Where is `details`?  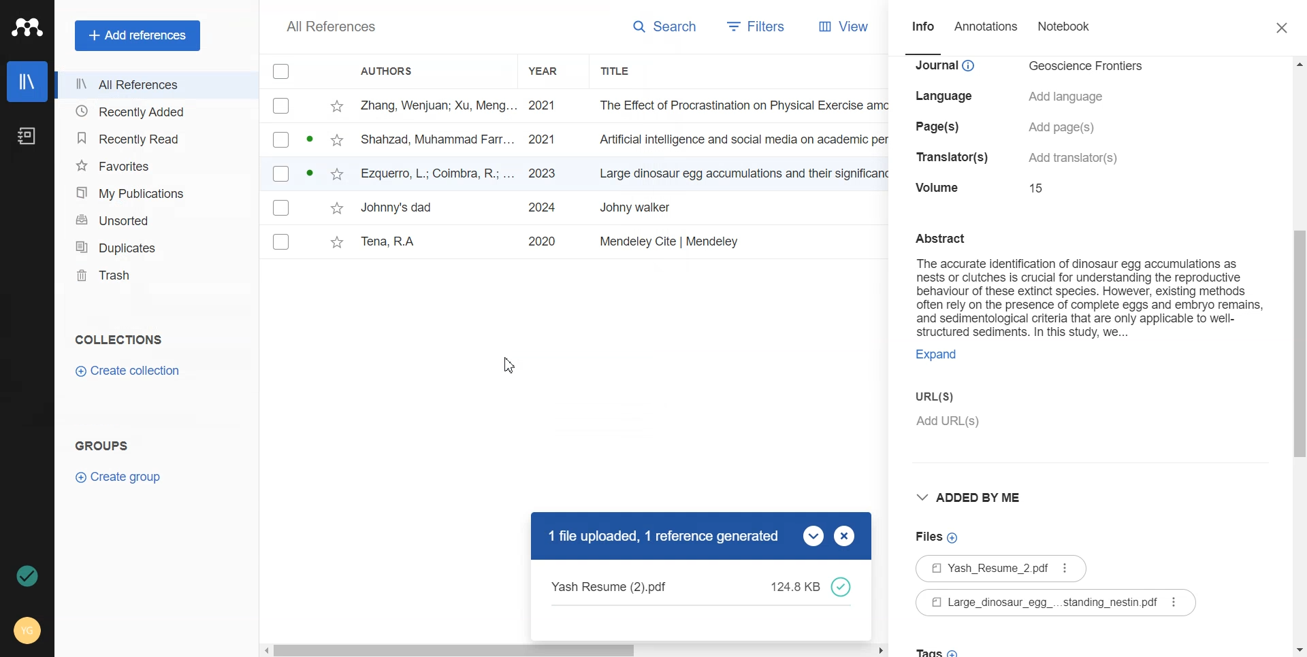 details is located at coordinates (1064, 127).